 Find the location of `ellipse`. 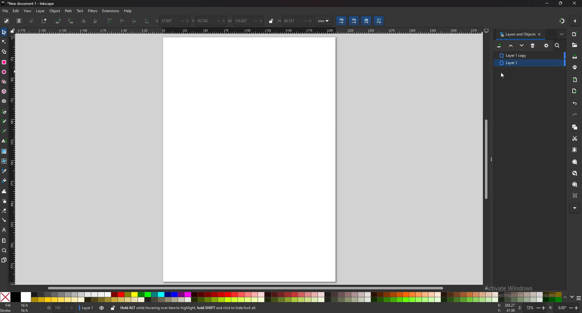

ellipse is located at coordinates (4, 72).